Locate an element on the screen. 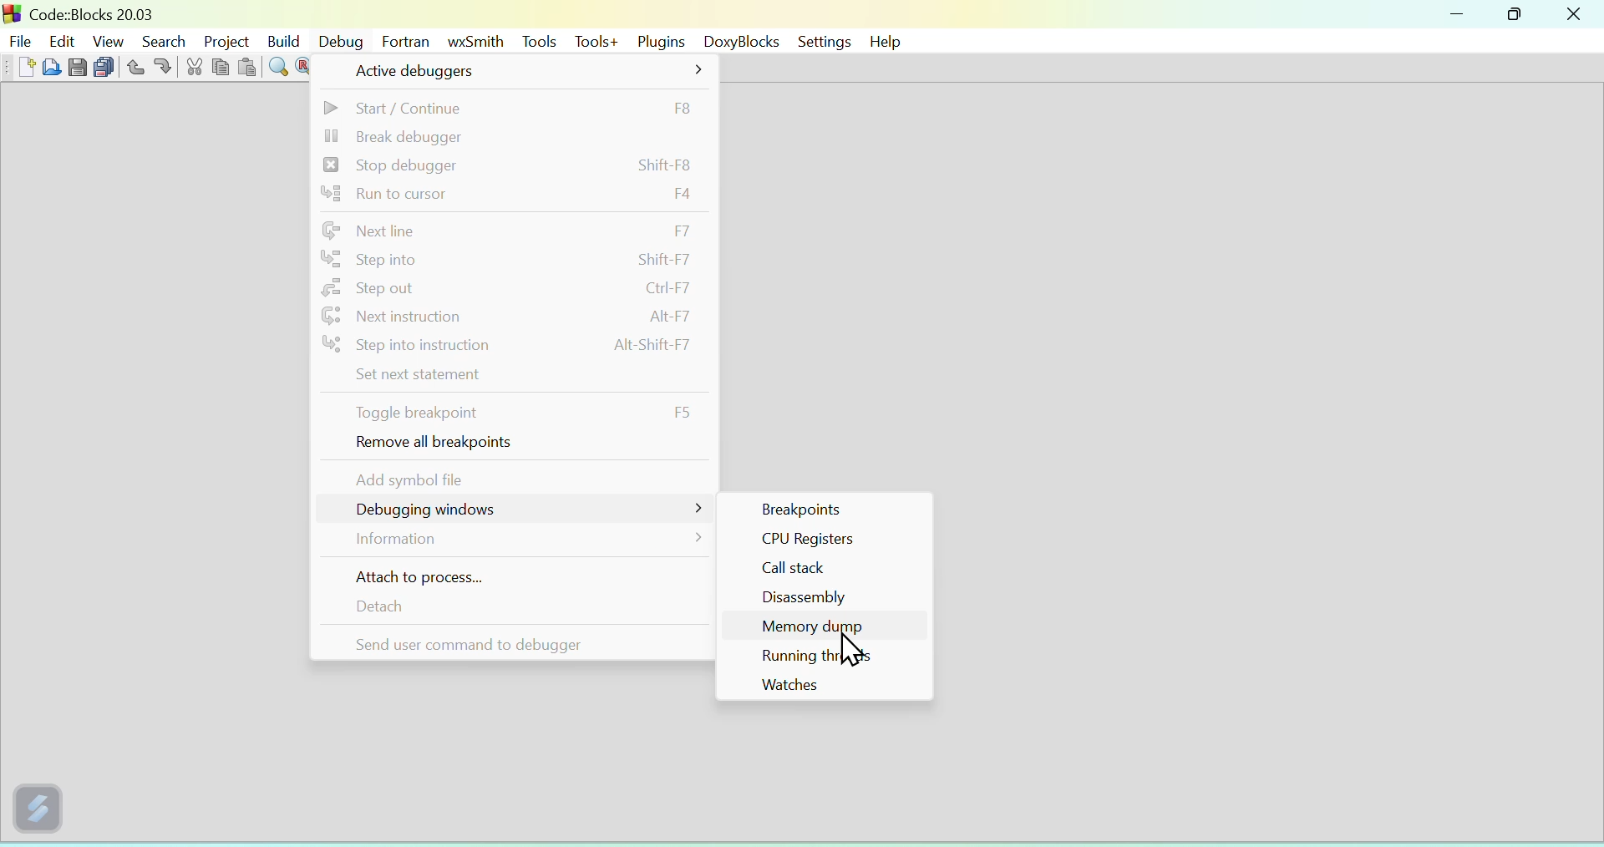  Tools+ is located at coordinates (592, 40).